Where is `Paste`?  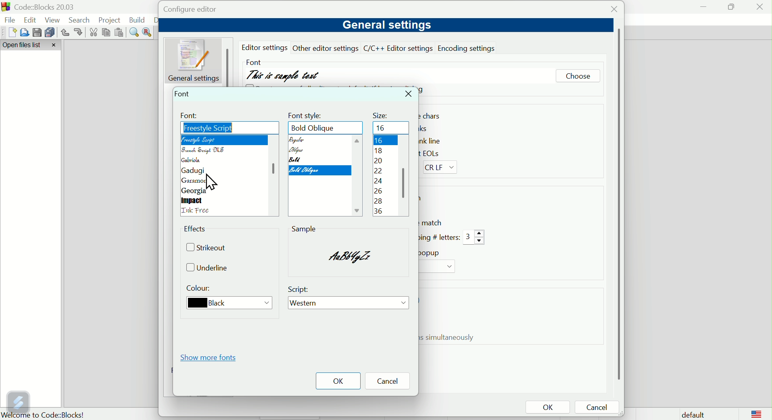
Paste is located at coordinates (120, 33).